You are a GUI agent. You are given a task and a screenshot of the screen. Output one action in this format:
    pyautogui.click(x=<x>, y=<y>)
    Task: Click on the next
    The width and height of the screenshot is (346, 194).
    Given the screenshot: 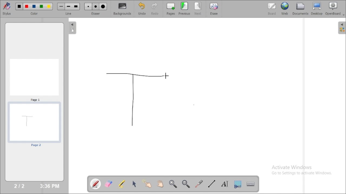 What is the action you would take?
    pyautogui.click(x=198, y=9)
    